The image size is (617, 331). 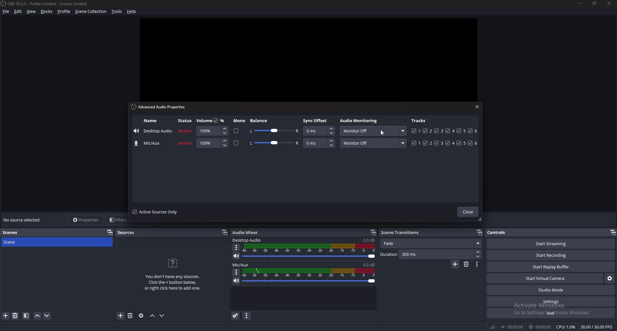 What do you see at coordinates (17, 232) in the screenshot?
I see `scenes` at bounding box center [17, 232].